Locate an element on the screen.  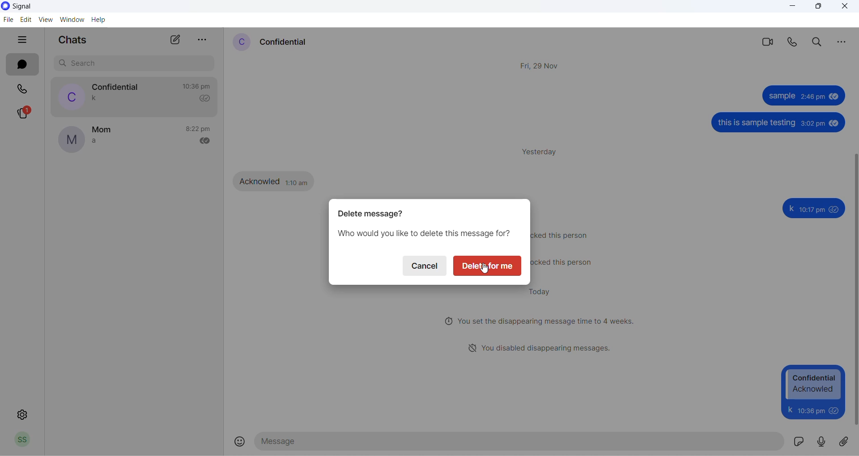
help is located at coordinates (100, 21).